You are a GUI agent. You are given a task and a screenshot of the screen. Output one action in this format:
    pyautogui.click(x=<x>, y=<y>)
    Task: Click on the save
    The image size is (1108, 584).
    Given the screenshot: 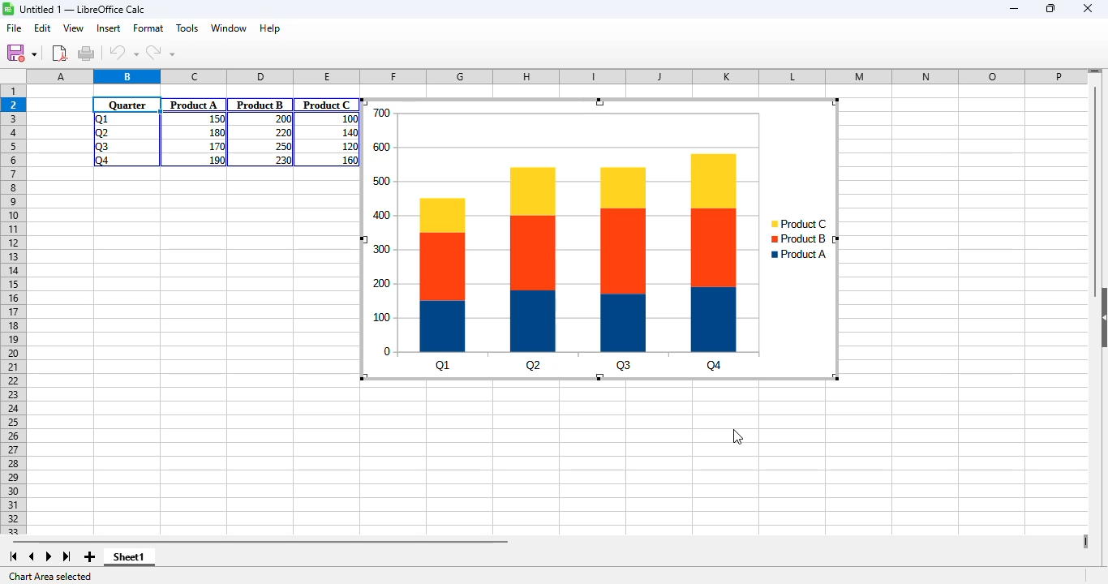 What is the action you would take?
    pyautogui.click(x=21, y=53)
    